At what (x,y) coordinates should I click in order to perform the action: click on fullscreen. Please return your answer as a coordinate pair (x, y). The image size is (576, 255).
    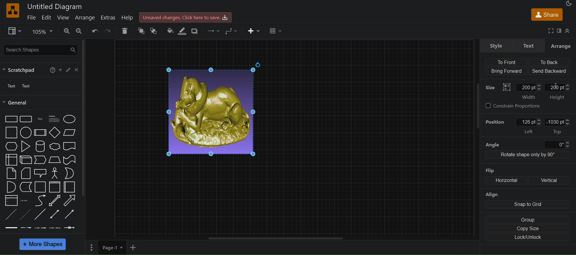
    Looking at the image, I should click on (551, 31).